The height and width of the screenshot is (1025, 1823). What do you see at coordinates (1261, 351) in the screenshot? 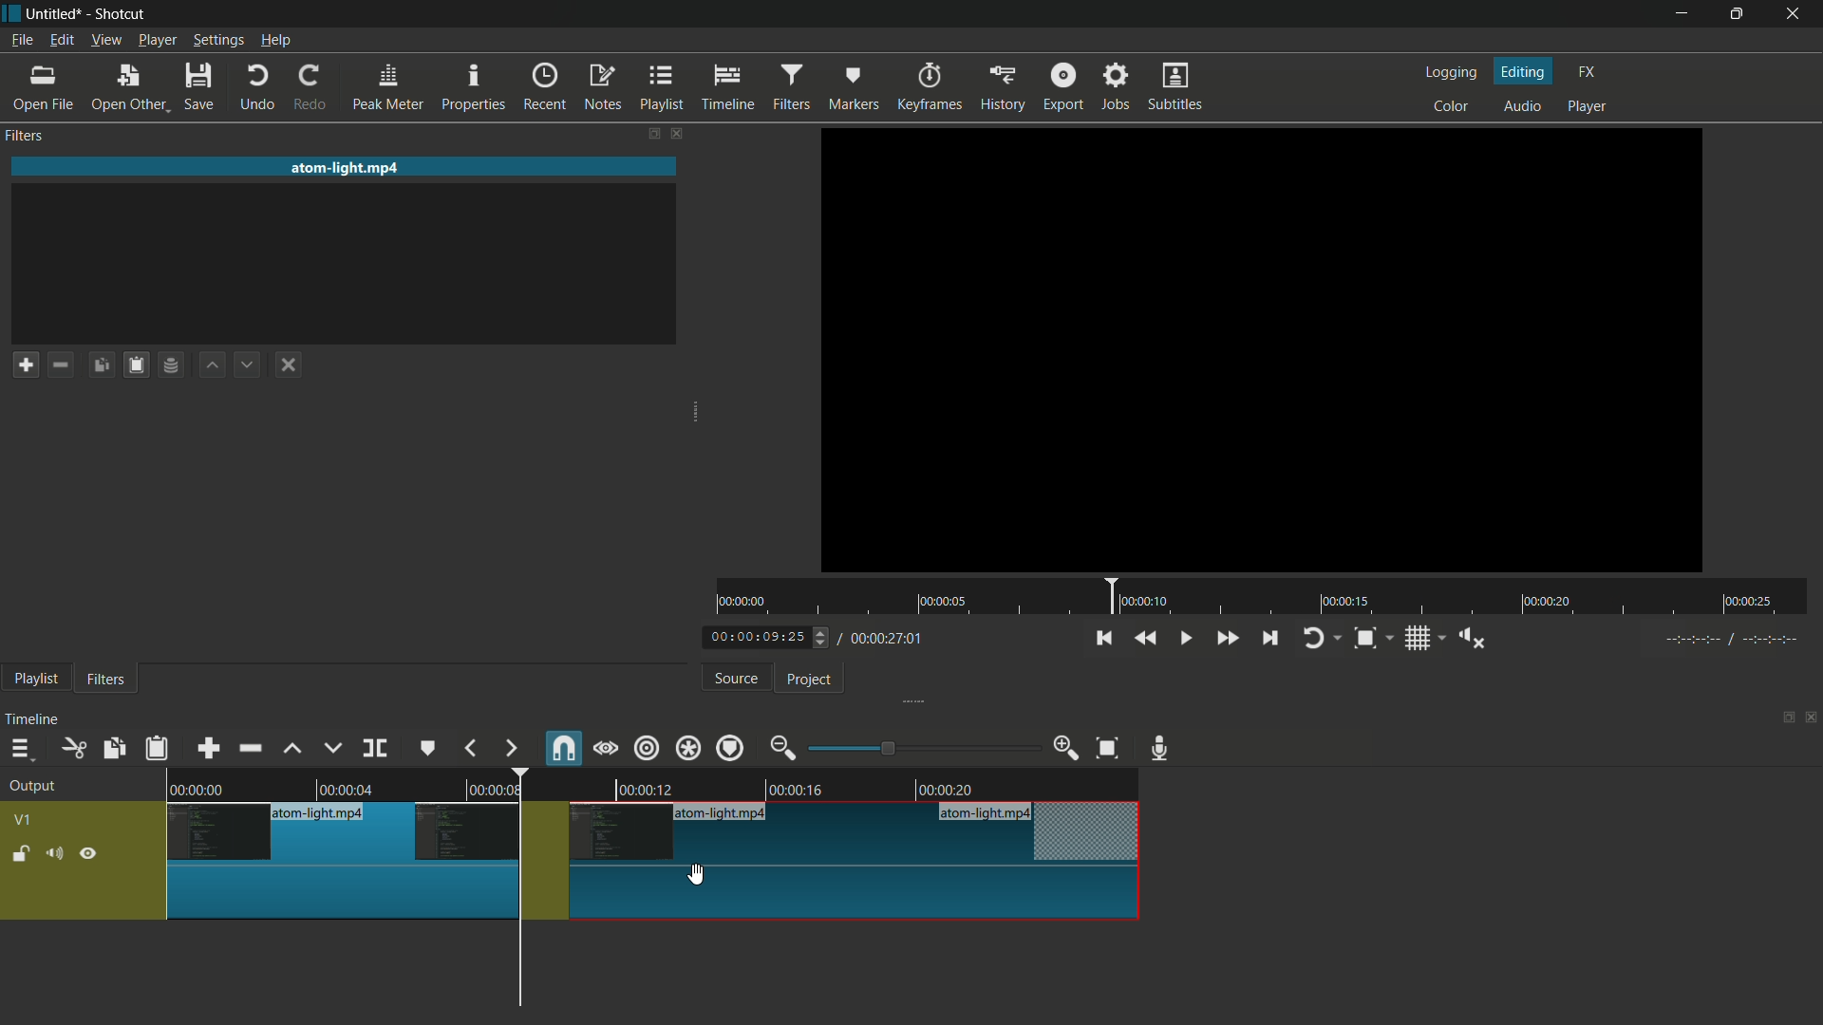
I see `` at bounding box center [1261, 351].